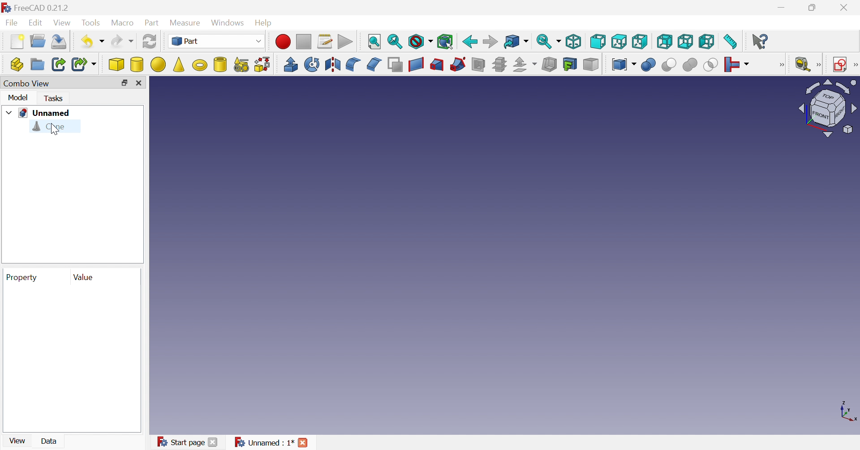 The height and width of the screenshot is (450, 860). I want to click on Open, so click(37, 42).